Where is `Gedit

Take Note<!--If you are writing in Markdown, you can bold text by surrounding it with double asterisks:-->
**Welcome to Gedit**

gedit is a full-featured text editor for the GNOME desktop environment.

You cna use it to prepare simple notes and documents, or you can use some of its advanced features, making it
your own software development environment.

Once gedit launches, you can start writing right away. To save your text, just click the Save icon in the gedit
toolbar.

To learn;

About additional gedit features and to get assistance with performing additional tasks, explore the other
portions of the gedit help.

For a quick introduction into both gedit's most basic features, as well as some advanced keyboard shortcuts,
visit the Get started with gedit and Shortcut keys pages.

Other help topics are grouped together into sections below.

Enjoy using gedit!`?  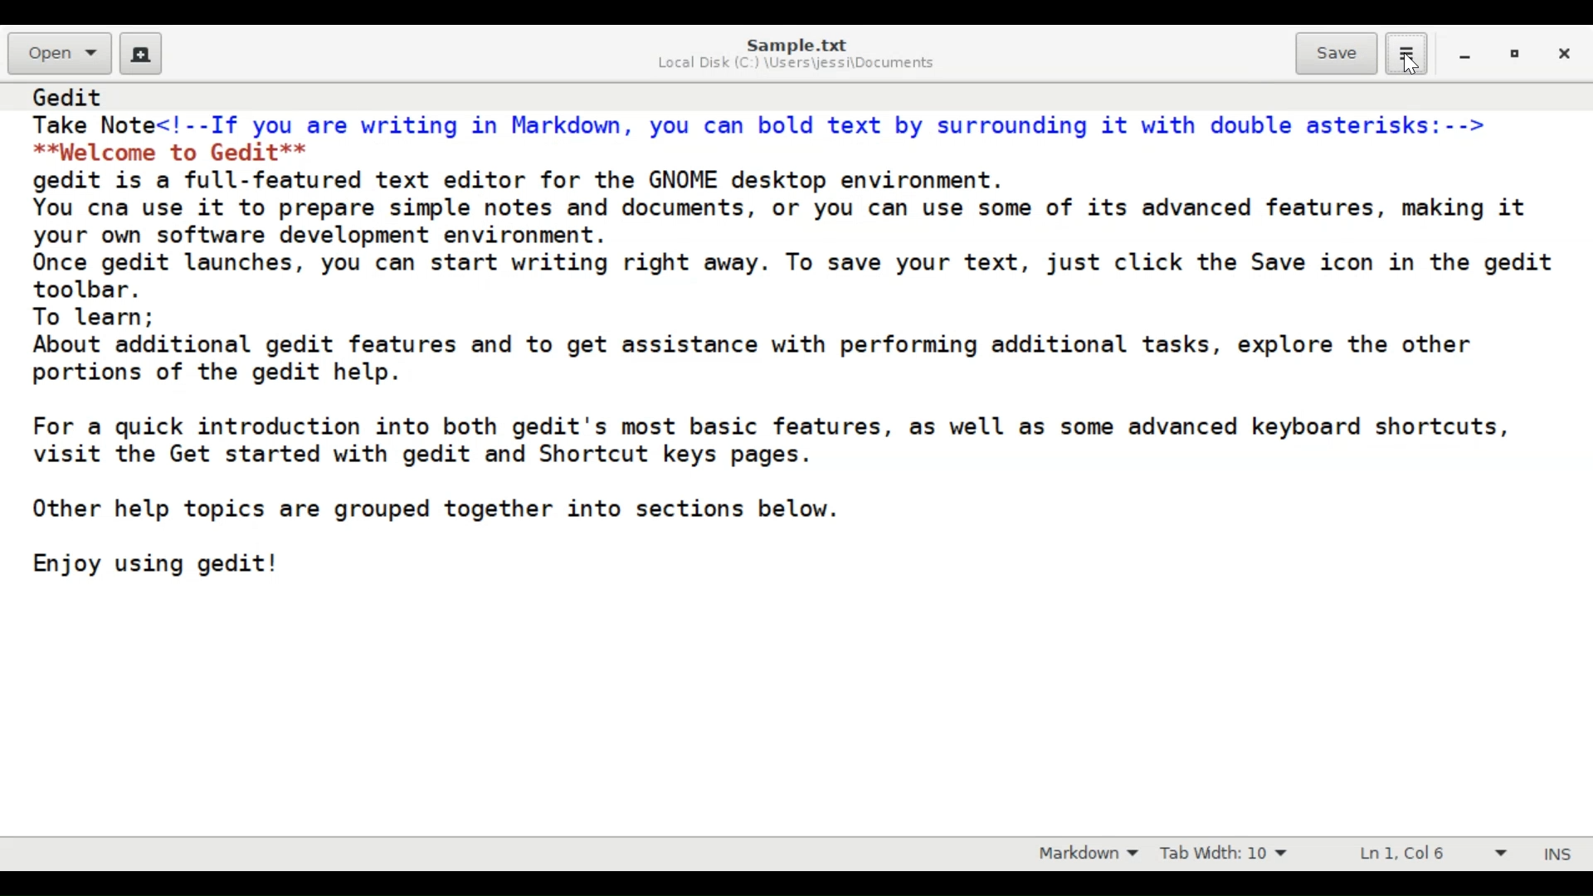
Gedit

Take Note<!--If you are writing in Markdown, you can bold text by surrounding it with double asterisks:-->
**Welcome to Gedit**

gedit is a full-featured text editor for the GNOME desktop environment.

You cna use it to prepare simple notes and documents, or you can use some of its advanced features, making it
your own software development environment.

Once gedit launches, you can start writing right away. To save your text, just click the Save icon in the gedit
toolbar.

To learn;

About additional gedit features and to get assistance with performing additional tasks, explore the other
portions of the gedit help.

For a quick introduction into both gedit's most basic features, as well as some advanced keyboard shortcuts,
visit the Get started with gedit and Shortcut keys pages.

Other help topics are grouped together into sections below.

Enjoy using gedit! is located at coordinates (796, 338).